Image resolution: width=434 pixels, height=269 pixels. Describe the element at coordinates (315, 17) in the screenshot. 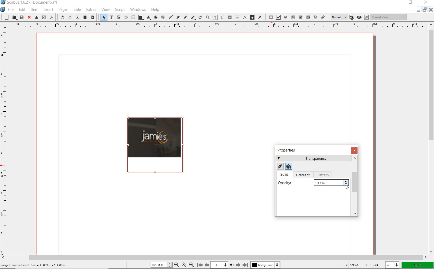

I see `pdf list box` at that location.